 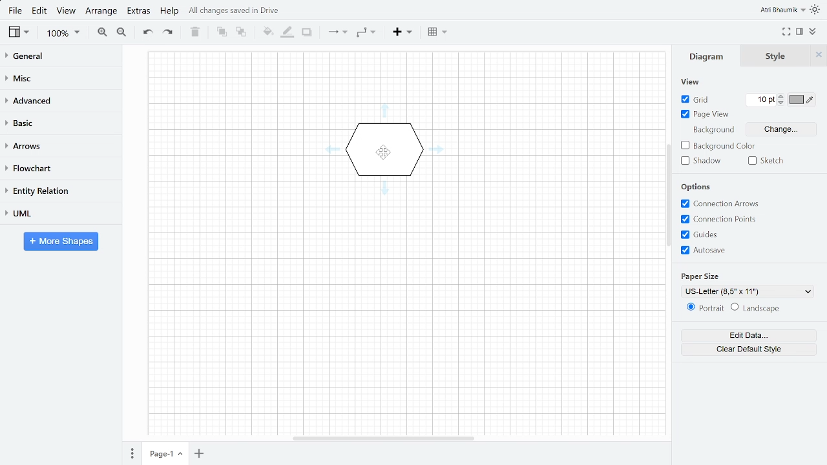 What do you see at coordinates (780, 96) in the screenshot?
I see `Increase grid point` at bounding box center [780, 96].